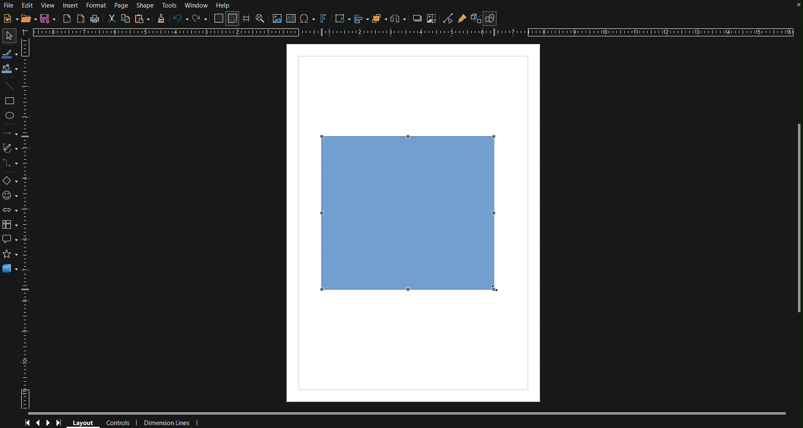 Image resolution: width=803 pixels, height=428 pixels. What do you see at coordinates (82, 422) in the screenshot?
I see `Layout` at bounding box center [82, 422].